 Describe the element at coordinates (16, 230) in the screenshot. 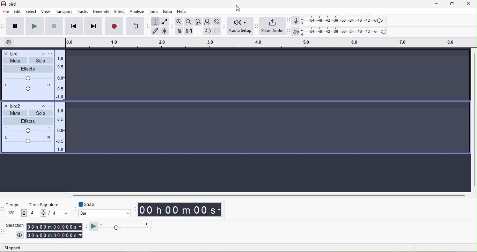

I see `selection` at that location.